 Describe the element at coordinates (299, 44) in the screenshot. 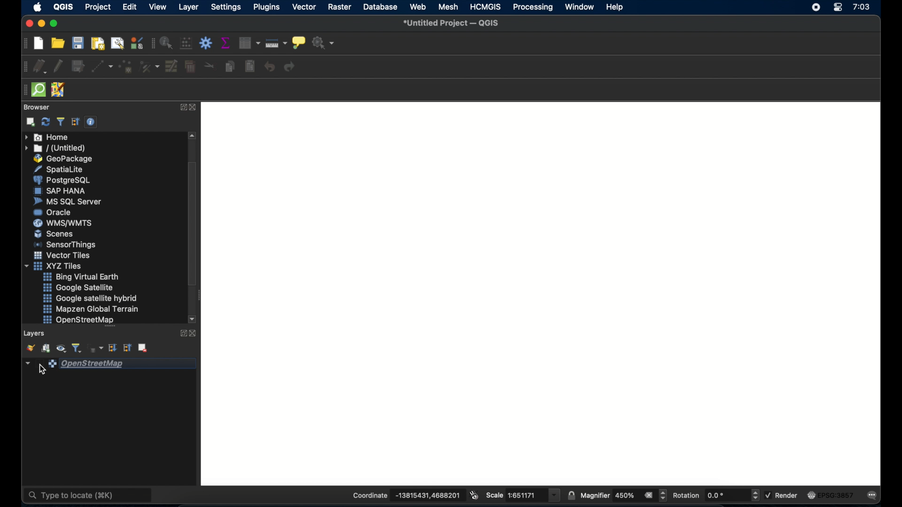

I see `show map tips` at that location.